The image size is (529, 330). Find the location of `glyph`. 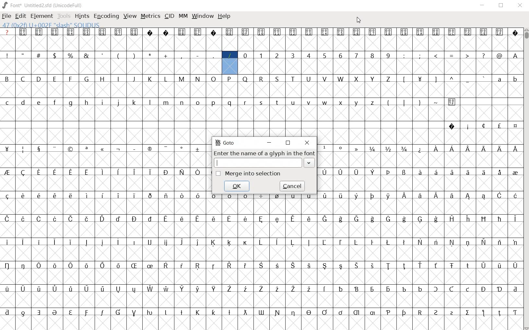

glyph is located at coordinates (341, 79).